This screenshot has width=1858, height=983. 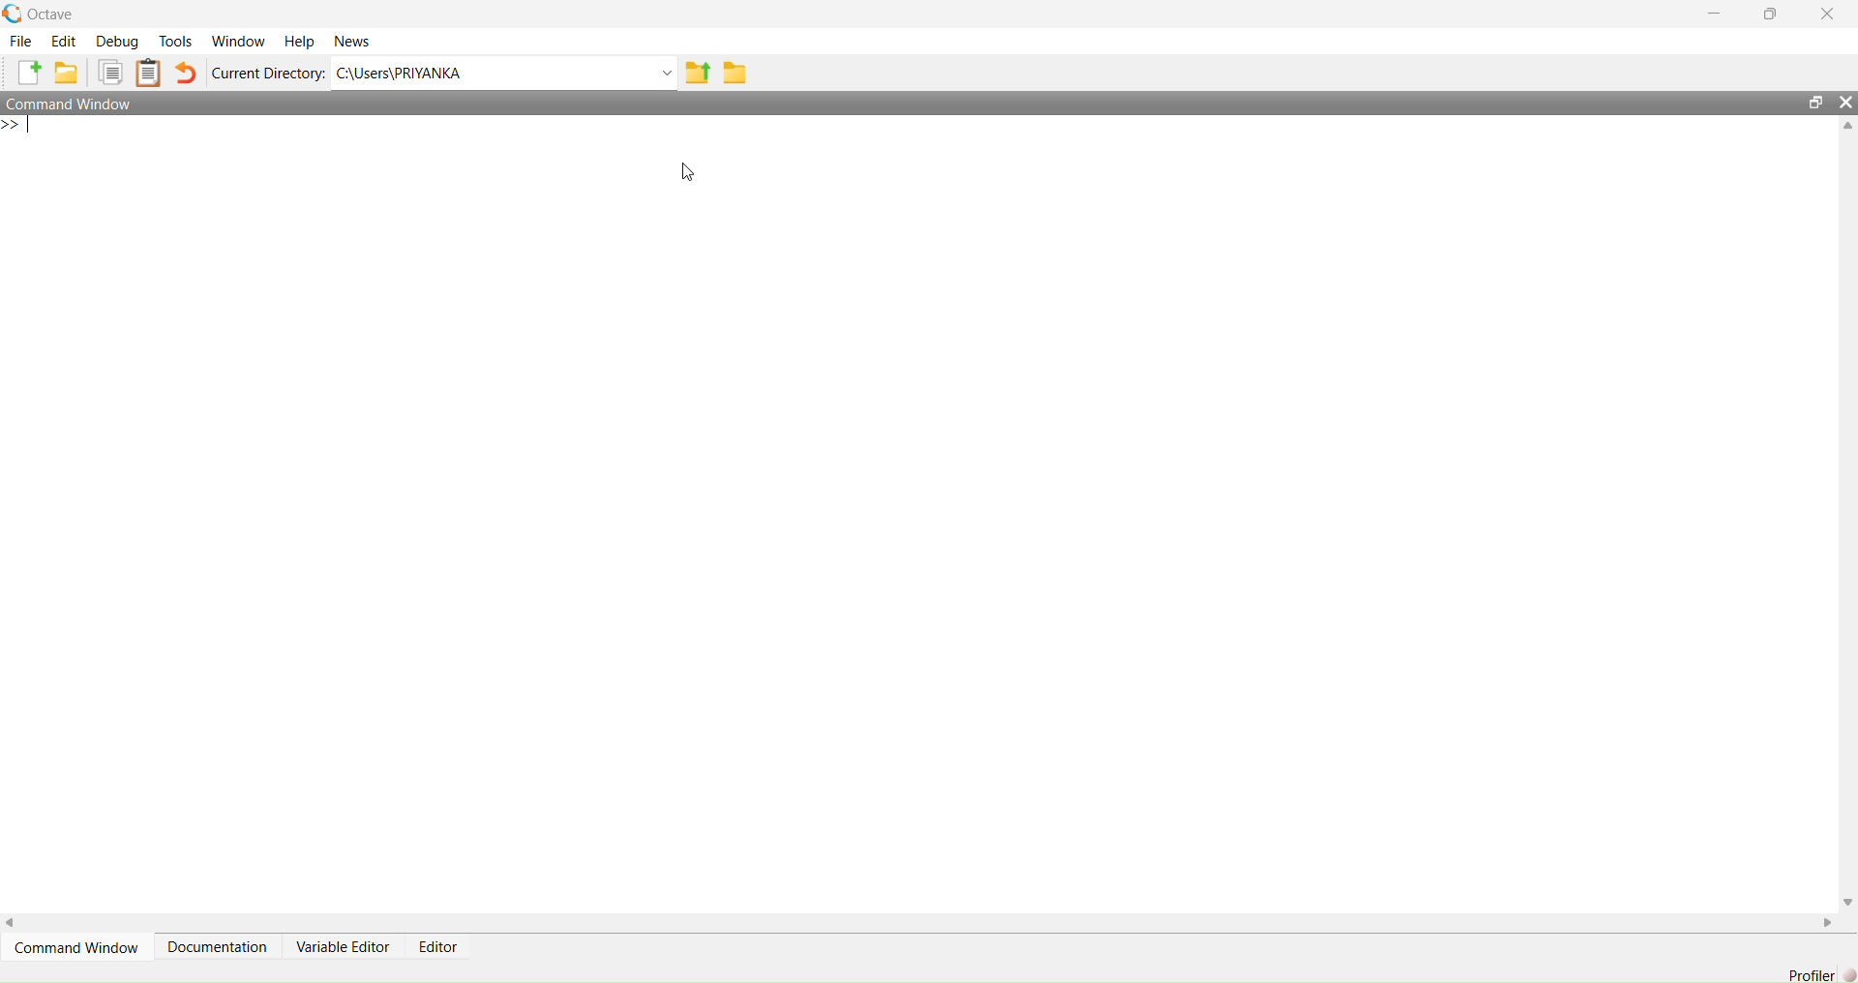 I want to click on Octave, so click(x=50, y=15).